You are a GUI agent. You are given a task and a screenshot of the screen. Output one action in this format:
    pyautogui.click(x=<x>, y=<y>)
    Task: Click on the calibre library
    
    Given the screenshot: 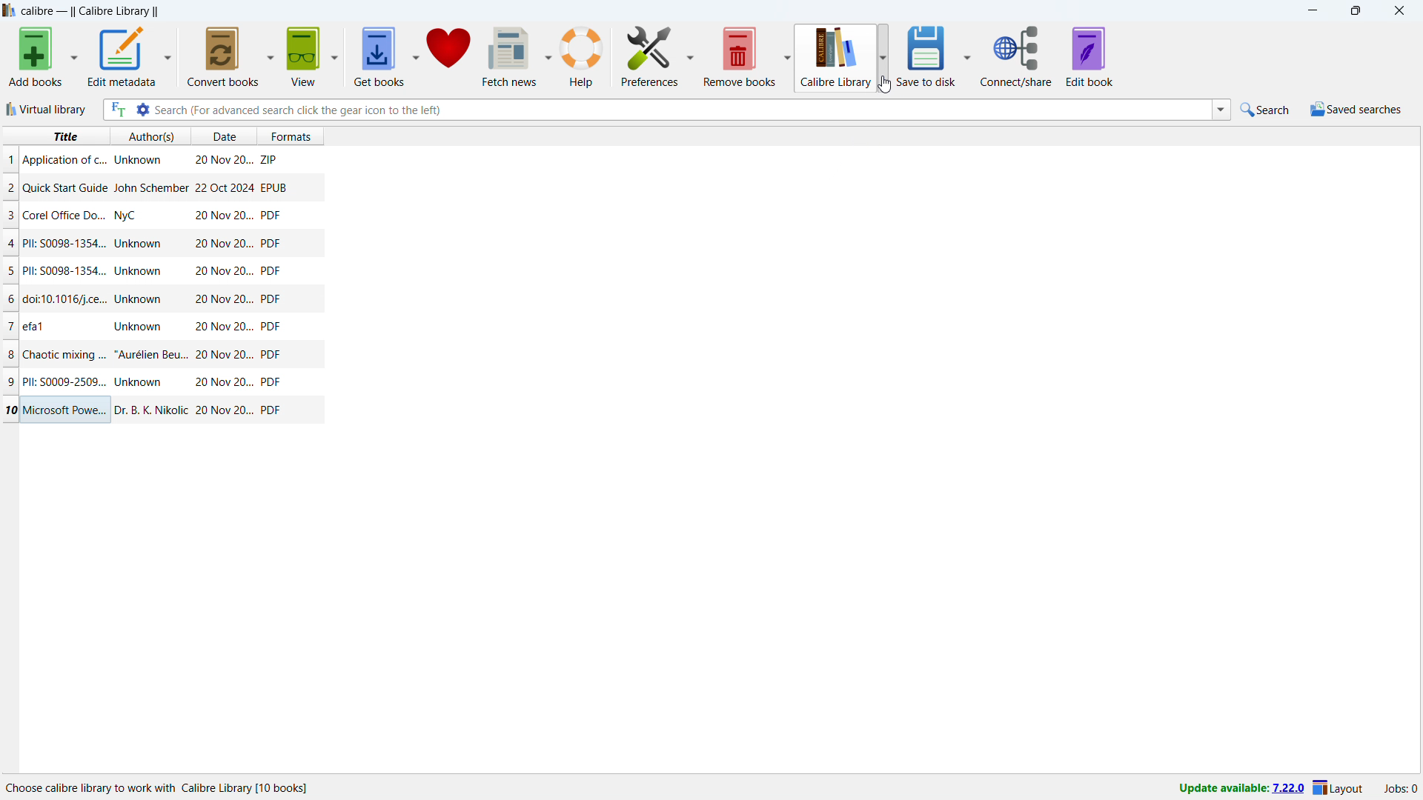 What is the action you would take?
    pyautogui.click(x=833, y=59)
    